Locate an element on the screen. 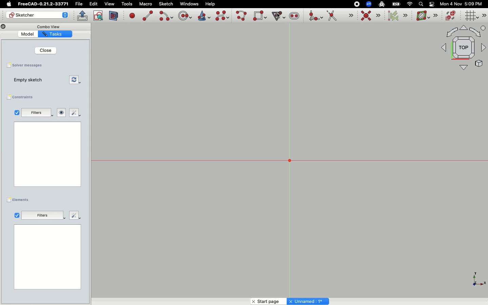 This screenshot has width=488, height=305. Search is located at coordinates (421, 4).